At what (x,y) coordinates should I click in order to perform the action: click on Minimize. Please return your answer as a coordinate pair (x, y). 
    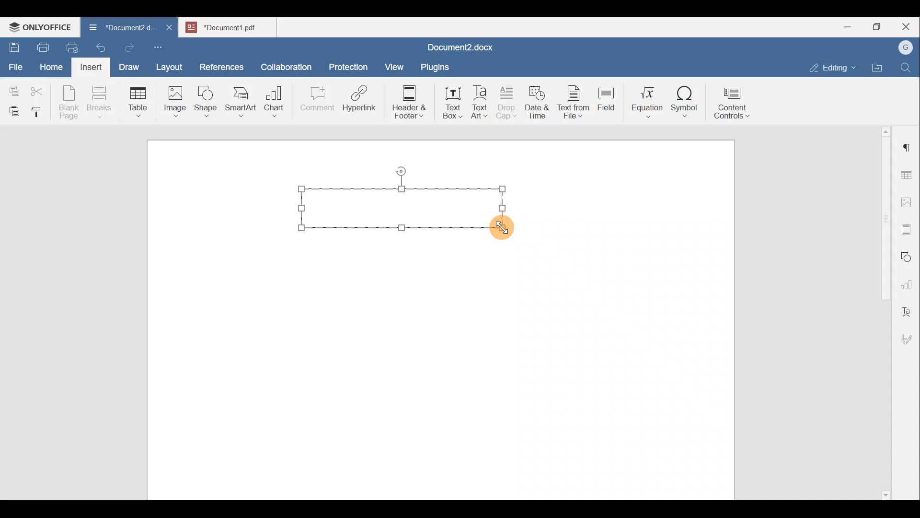
    Looking at the image, I should click on (847, 26).